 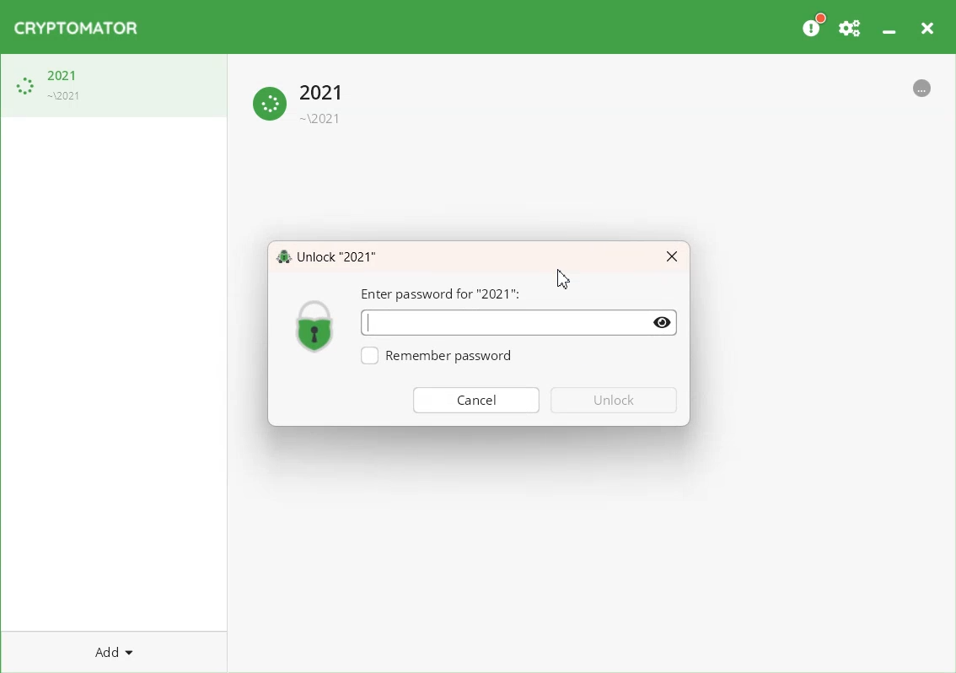 I want to click on More, so click(x=922, y=86).